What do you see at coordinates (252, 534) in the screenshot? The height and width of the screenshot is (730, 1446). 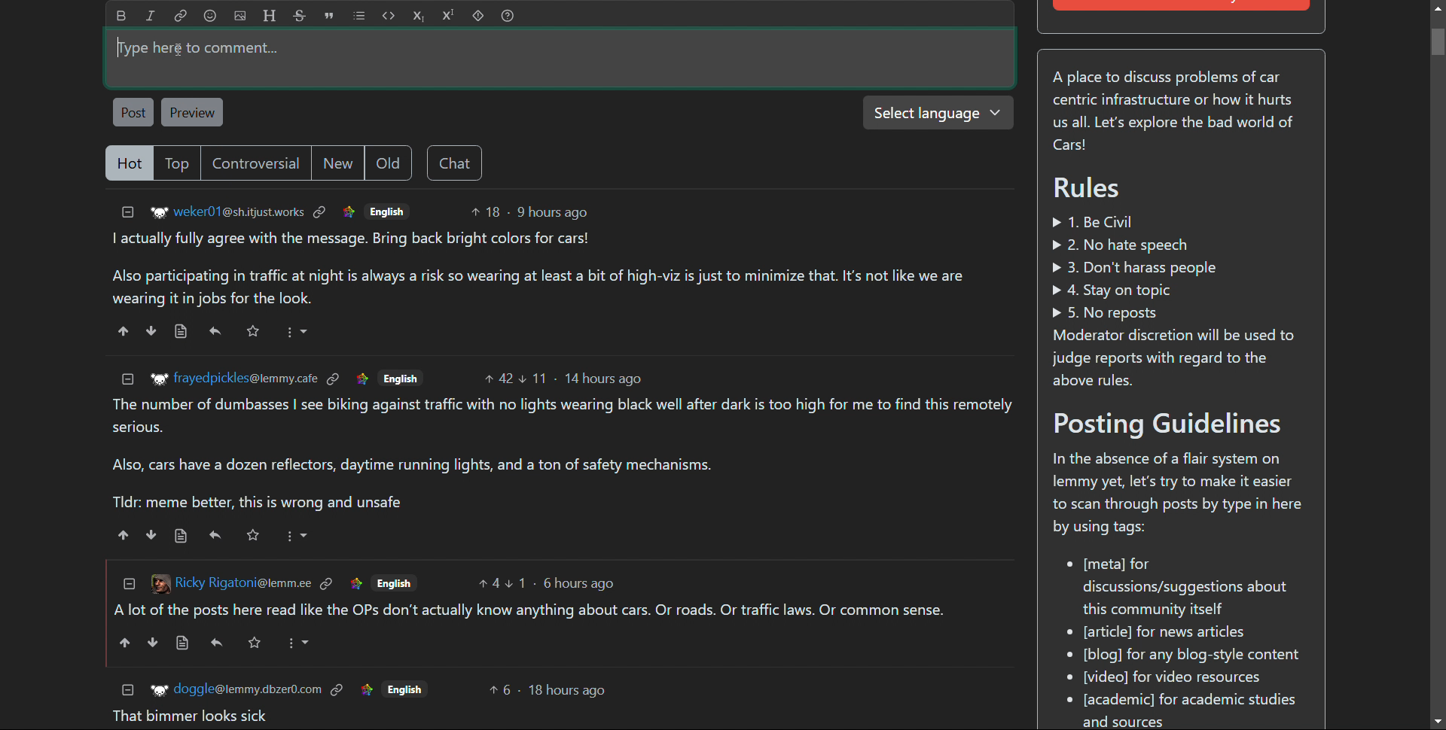 I see `Starred` at bounding box center [252, 534].